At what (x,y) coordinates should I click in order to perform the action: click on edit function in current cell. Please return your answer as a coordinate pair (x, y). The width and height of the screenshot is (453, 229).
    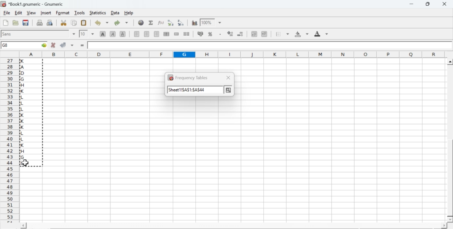
    Looking at the image, I should click on (161, 22).